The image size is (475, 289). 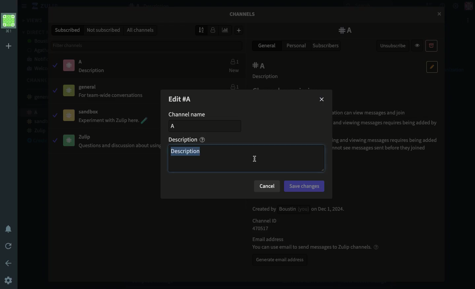 What do you see at coordinates (376, 247) in the screenshot?
I see `help` at bounding box center [376, 247].